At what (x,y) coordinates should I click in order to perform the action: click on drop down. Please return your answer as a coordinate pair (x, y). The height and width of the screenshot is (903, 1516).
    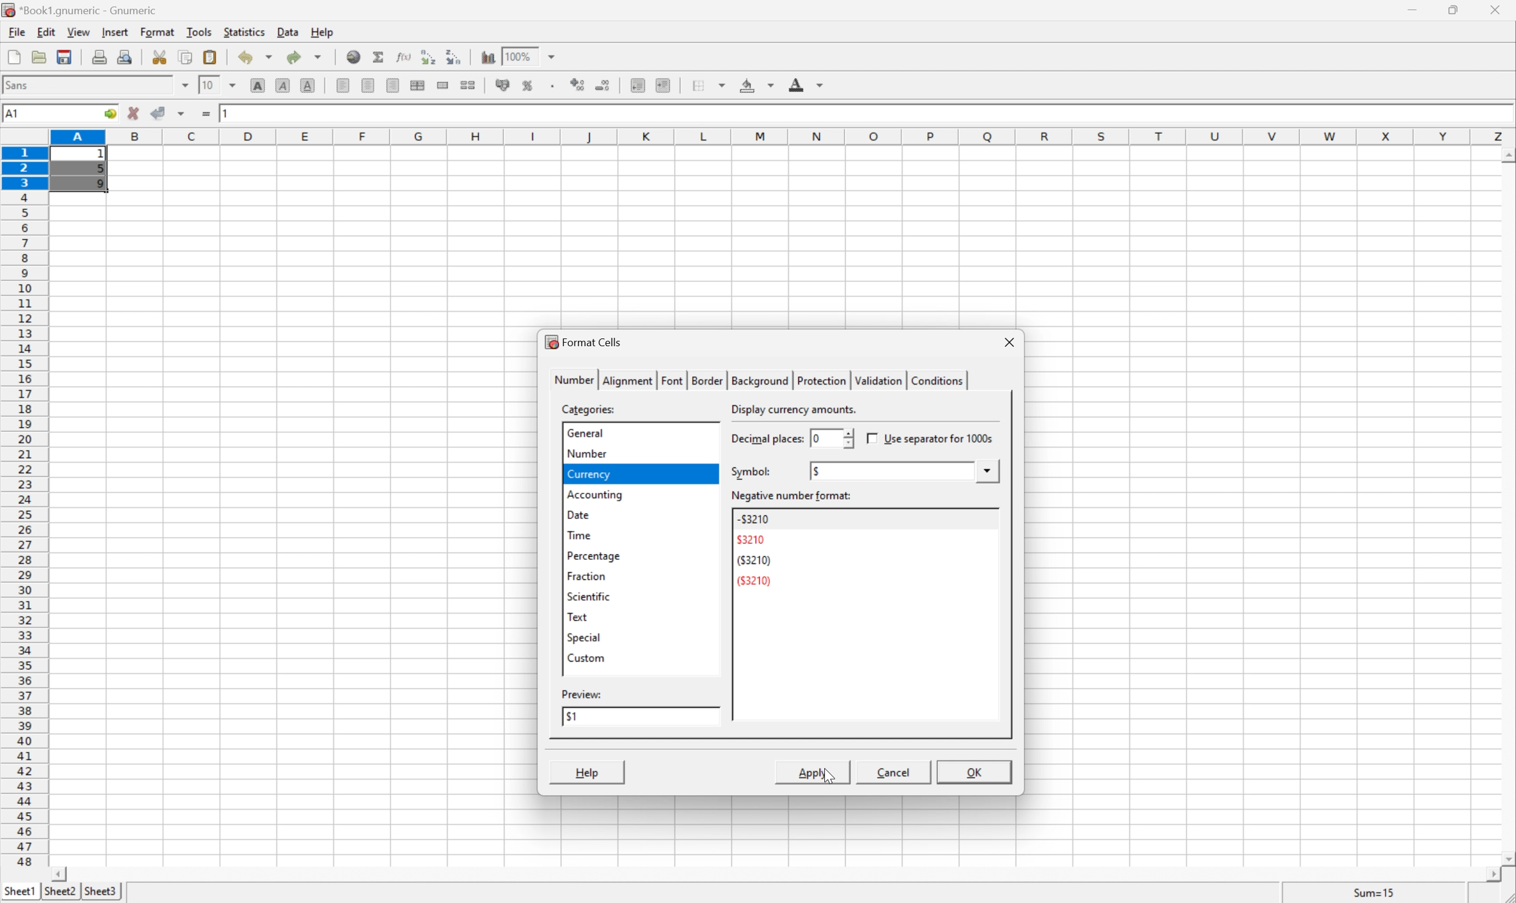
    Looking at the image, I should click on (186, 85).